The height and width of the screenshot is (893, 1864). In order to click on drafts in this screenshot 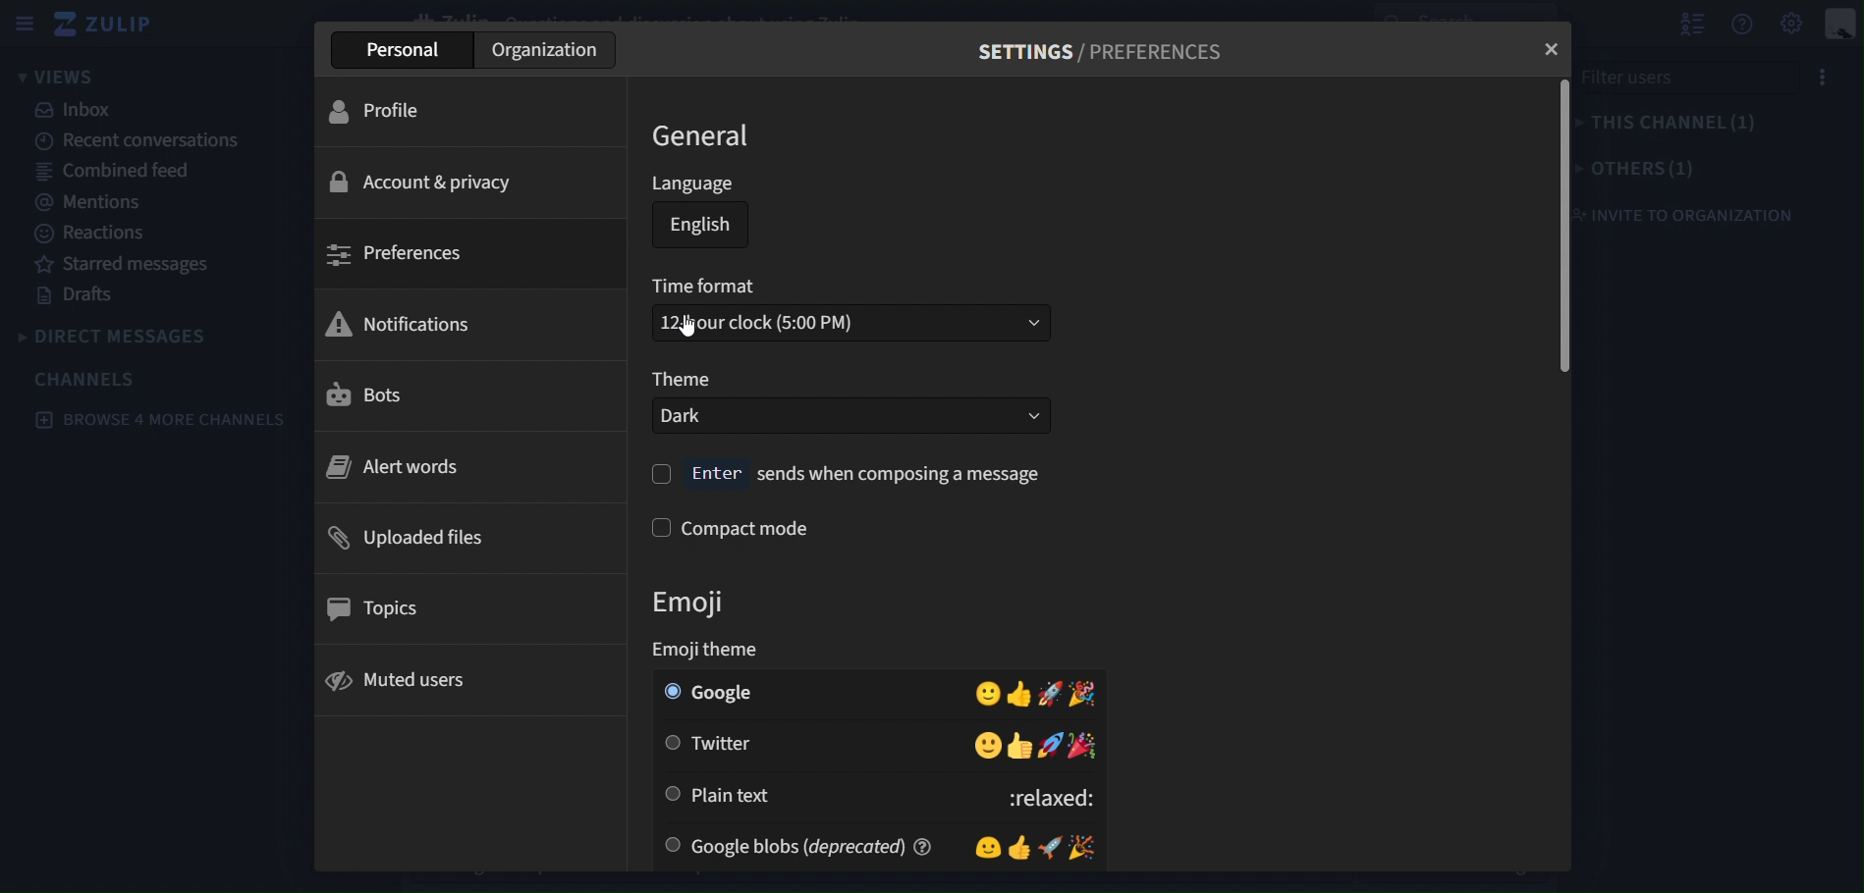, I will do `click(85, 297)`.